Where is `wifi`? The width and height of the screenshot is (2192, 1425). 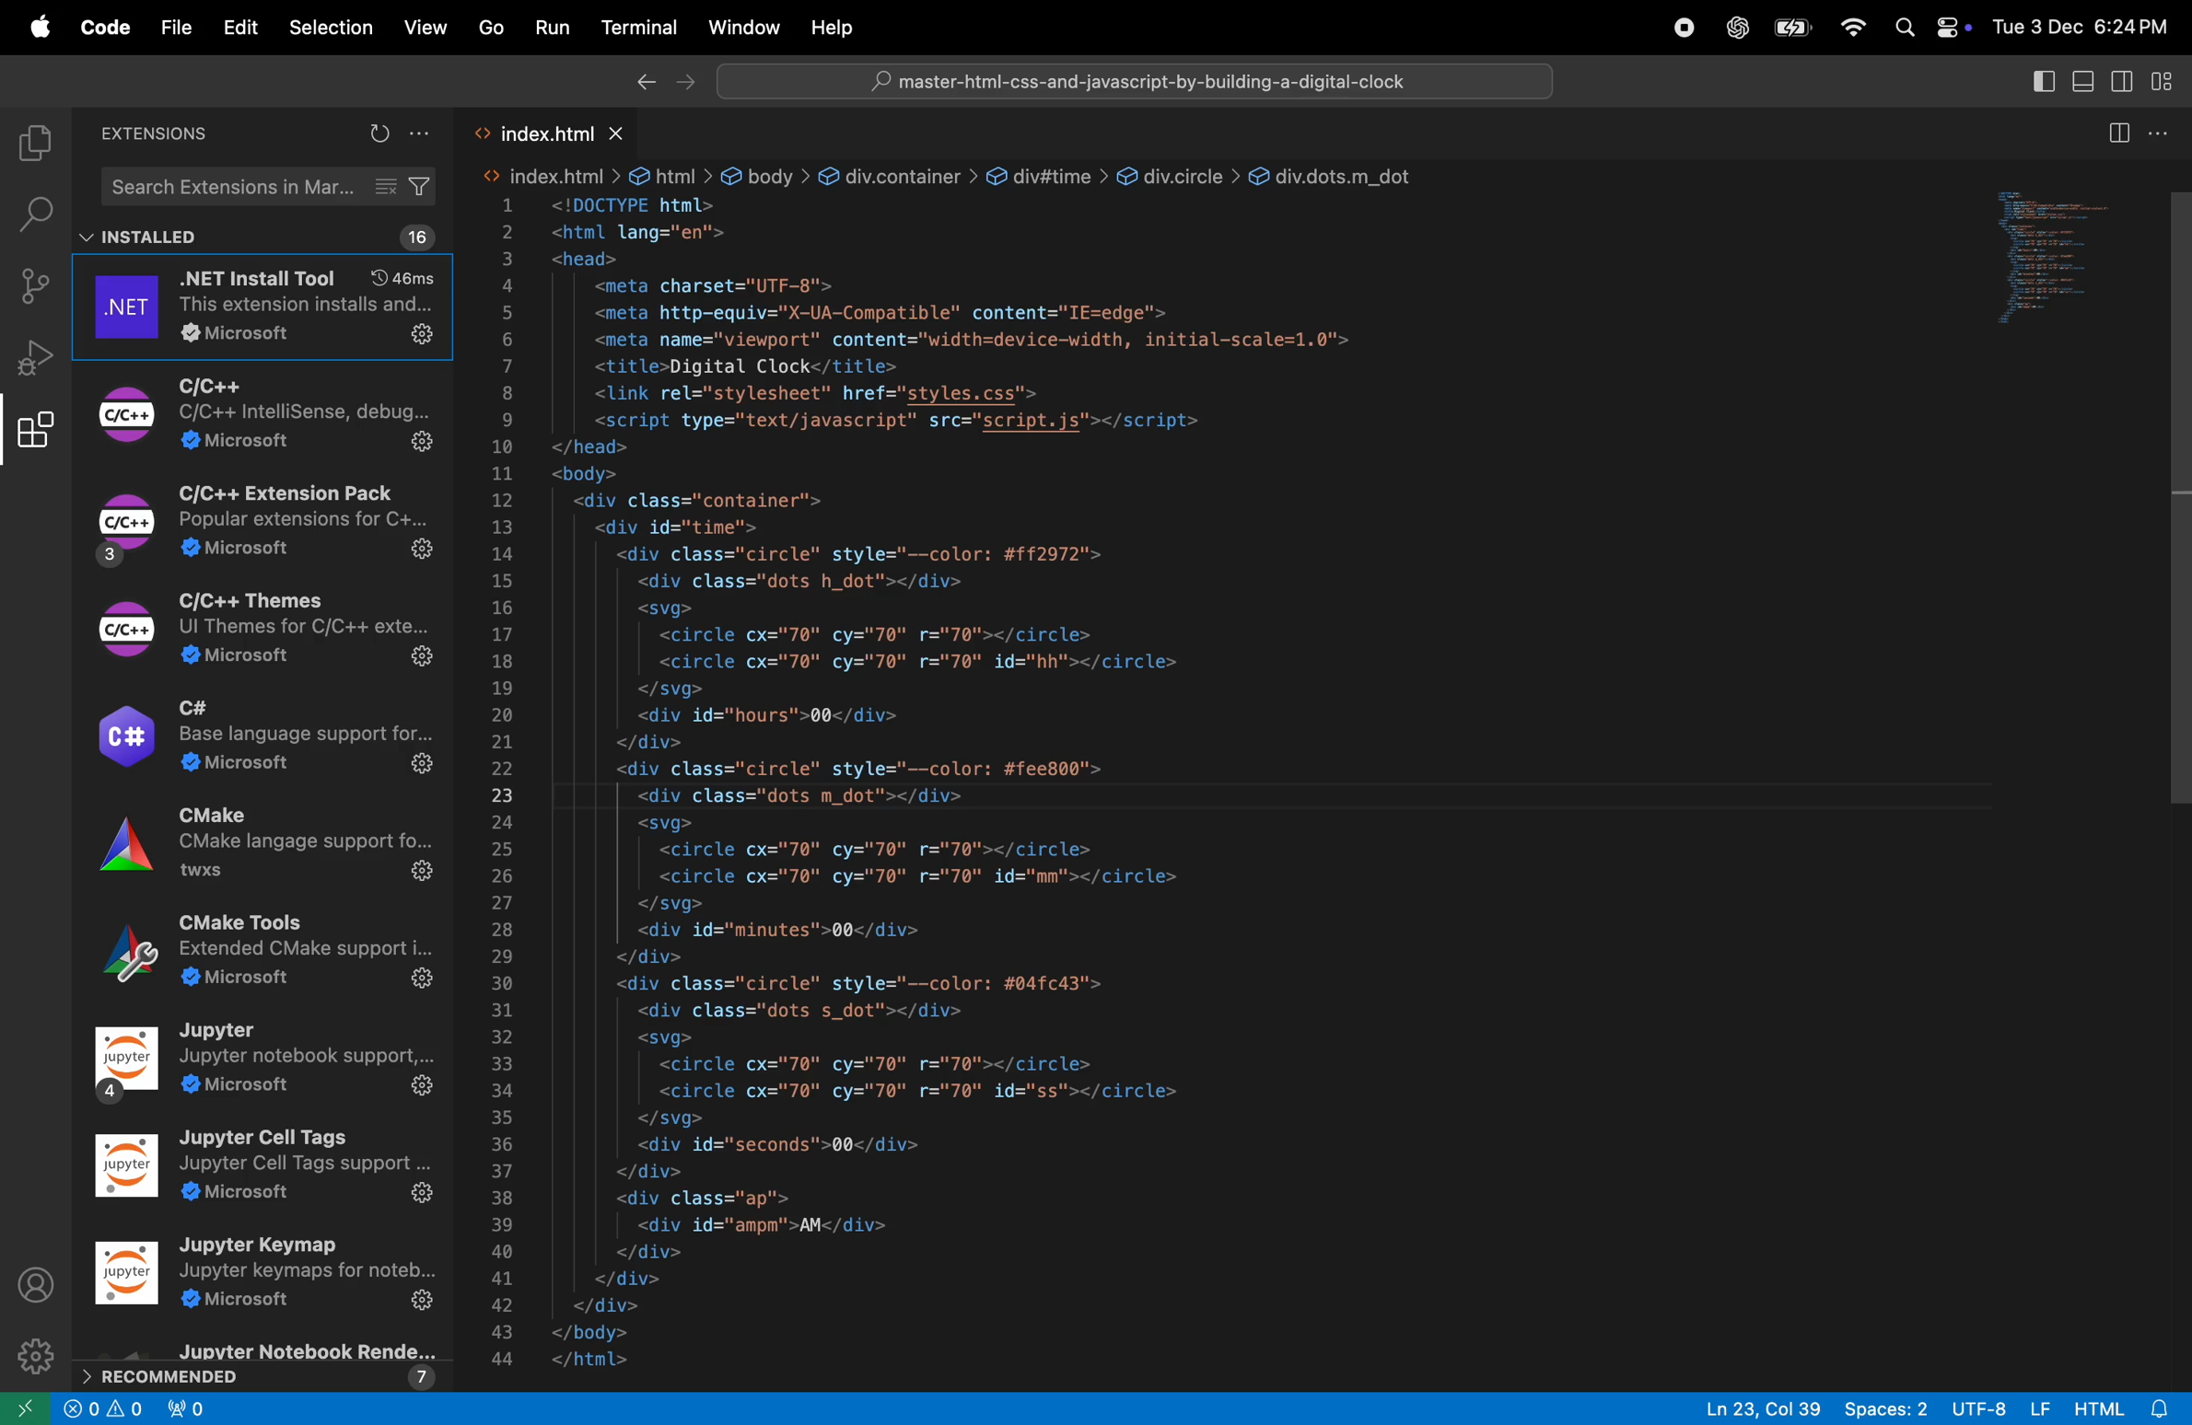
wifi is located at coordinates (1851, 28).